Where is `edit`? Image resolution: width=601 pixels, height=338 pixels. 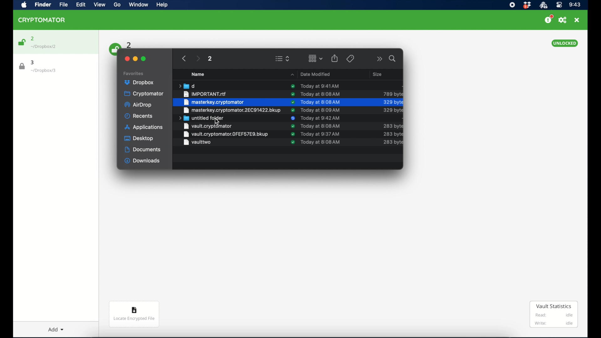
edit is located at coordinates (80, 4).